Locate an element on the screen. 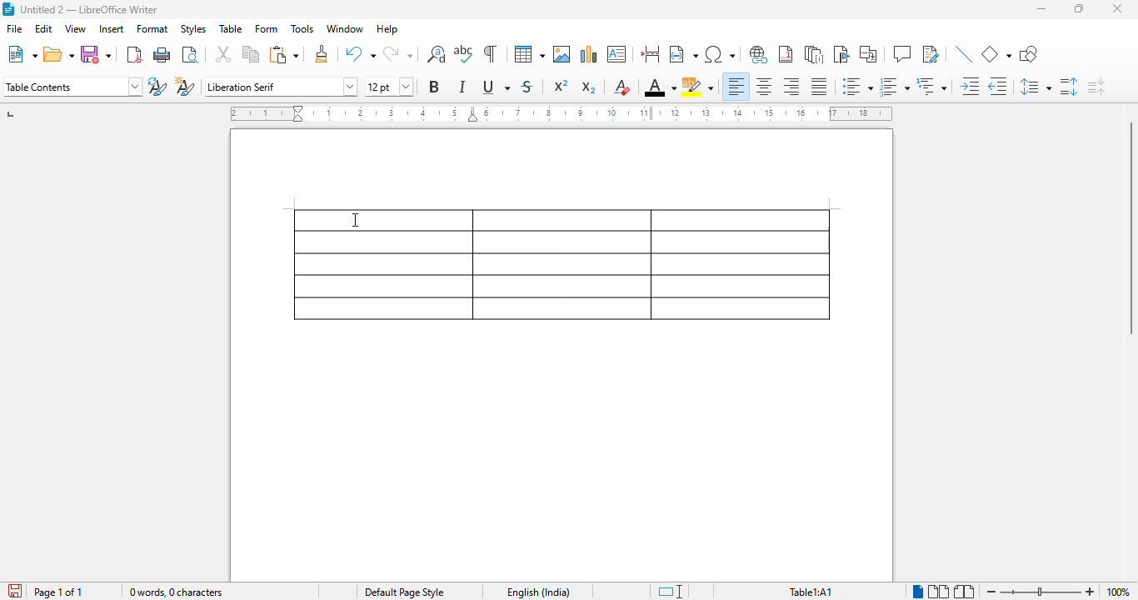 Image resolution: width=1138 pixels, height=600 pixels. insert text box is located at coordinates (616, 54).